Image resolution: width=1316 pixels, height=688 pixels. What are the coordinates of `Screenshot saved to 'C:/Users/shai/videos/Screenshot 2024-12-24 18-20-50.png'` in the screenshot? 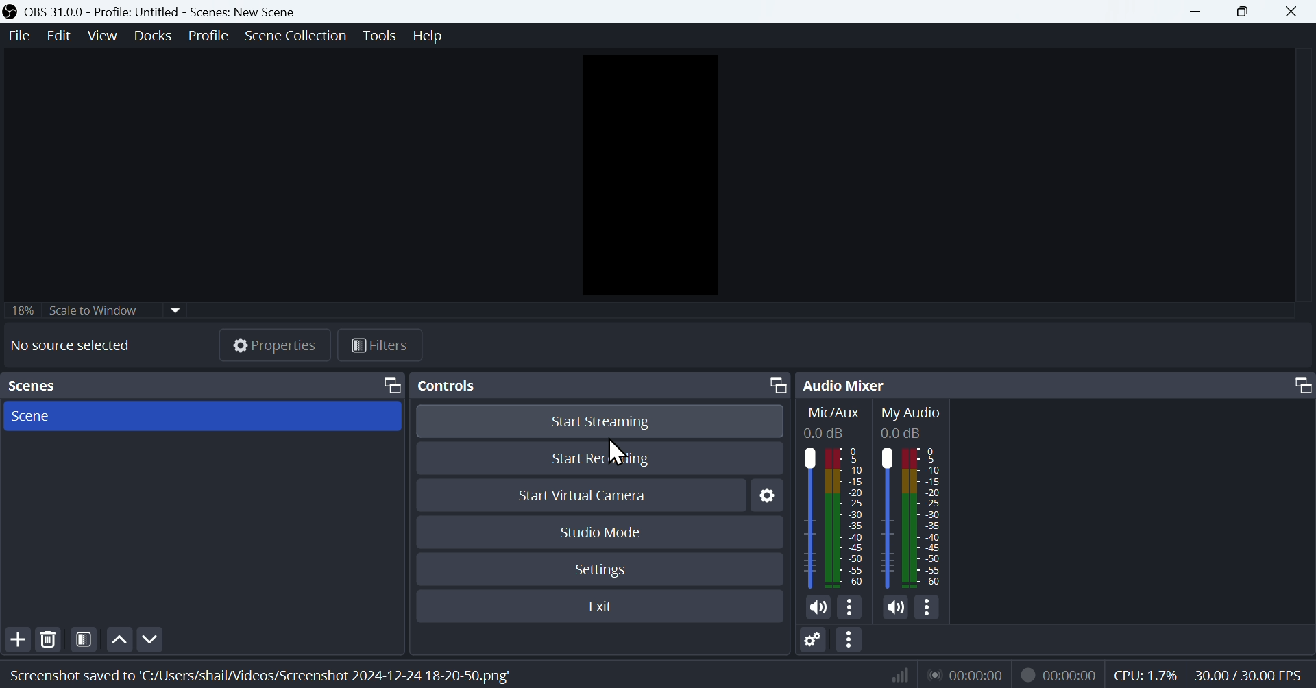 It's located at (266, 672).